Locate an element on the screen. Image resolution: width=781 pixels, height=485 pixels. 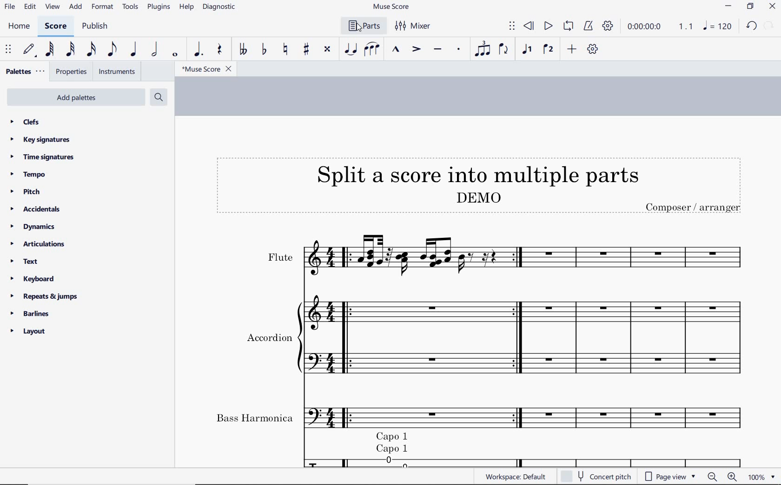
rest is located at coordinates (221, 50).